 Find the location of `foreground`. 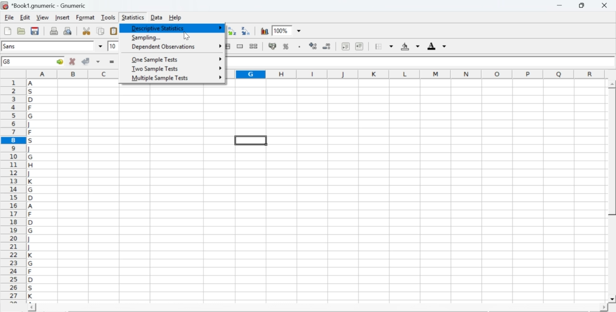

foreground is located at coordinates (437, 46).